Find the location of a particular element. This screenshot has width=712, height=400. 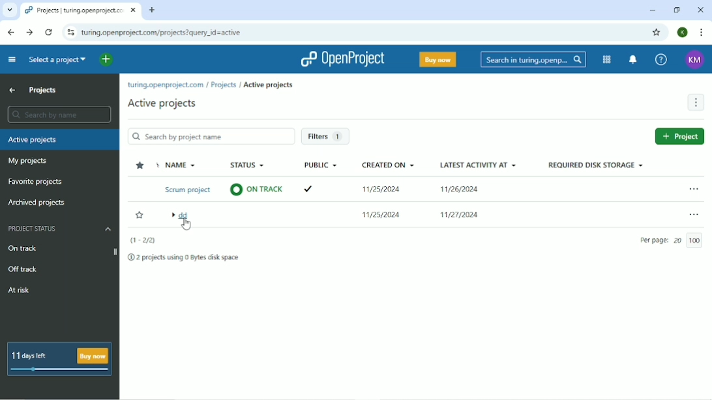

On track is located at coordinates (23, 248).